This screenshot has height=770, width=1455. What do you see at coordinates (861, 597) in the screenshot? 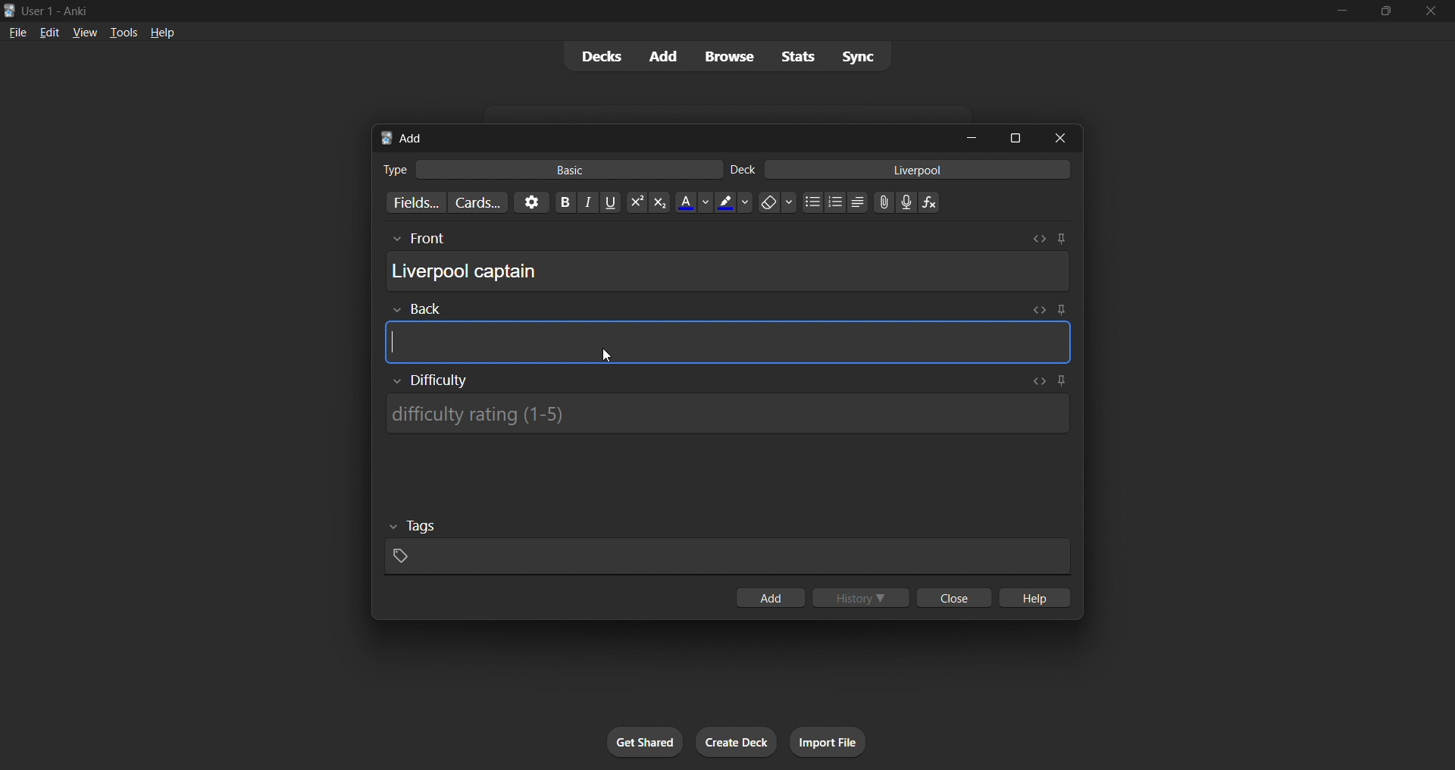
I see `history` at bounding box center [861, 597].